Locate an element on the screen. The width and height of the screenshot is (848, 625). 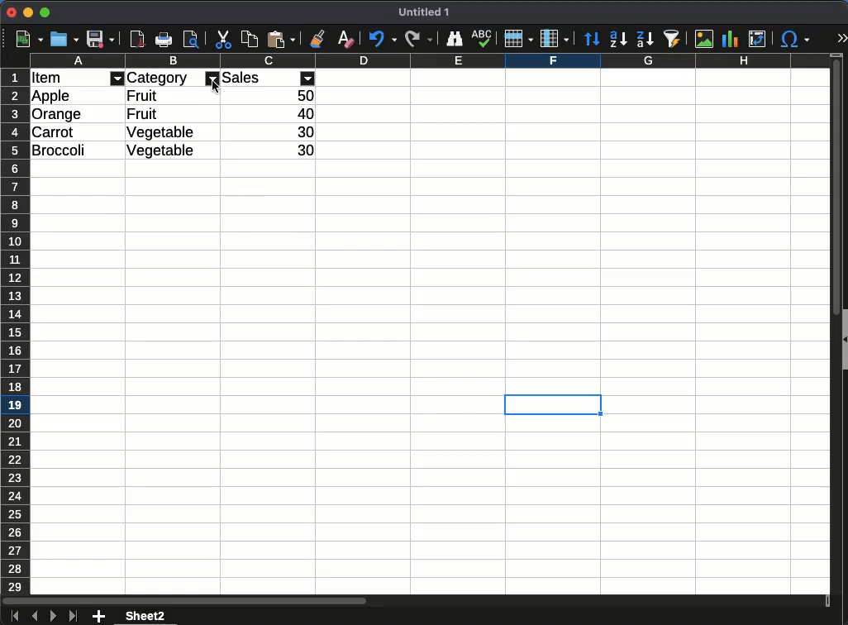
sheet2 is located at coordinates (148, 616).